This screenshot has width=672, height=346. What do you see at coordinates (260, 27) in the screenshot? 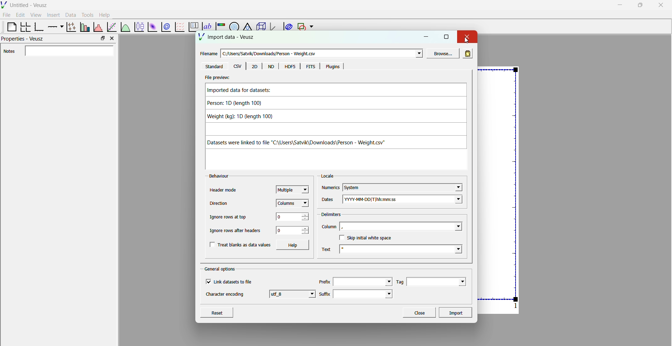
I see `3d scene` at bounding box center [260, 27].